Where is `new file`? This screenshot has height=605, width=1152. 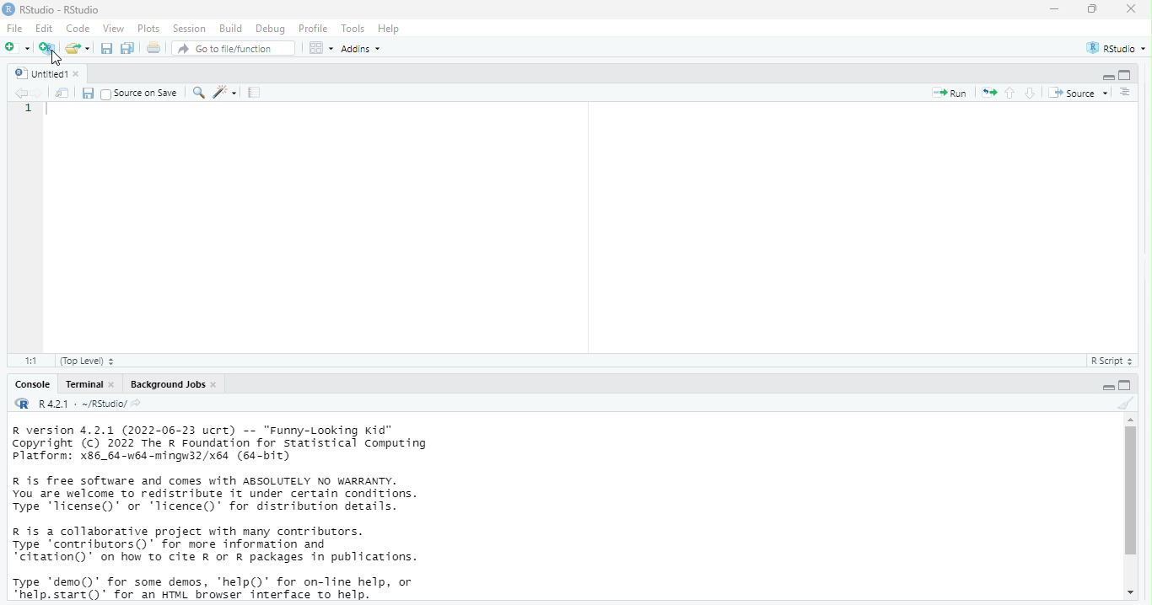 new file is located at coordinates (16, 47).